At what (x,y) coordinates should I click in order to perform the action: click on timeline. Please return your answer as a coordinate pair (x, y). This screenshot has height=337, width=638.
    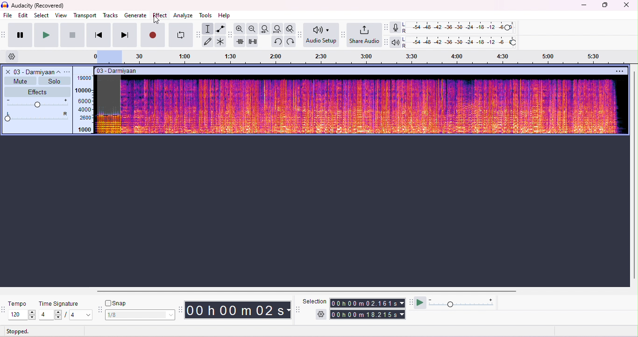
    Looking at the image, I should click on (358, 57).